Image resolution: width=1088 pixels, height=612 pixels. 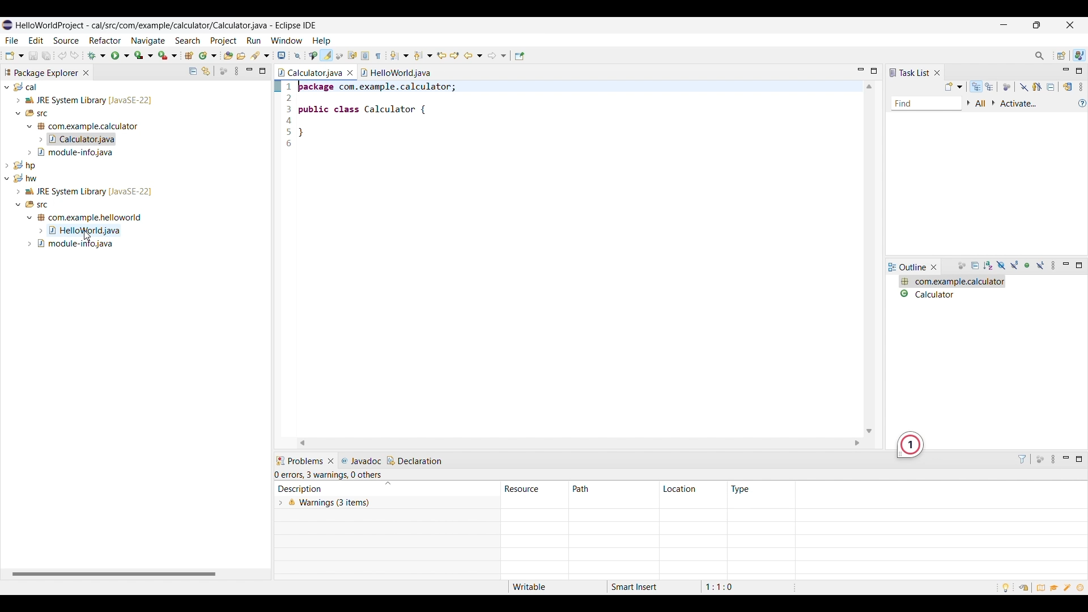 I want to click on Refactor, so click(x=105, y=40).